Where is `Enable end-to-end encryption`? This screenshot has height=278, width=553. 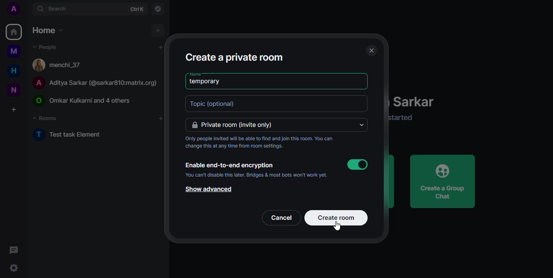
Enable end-to-end encryption is located at coordinates (230, 164).